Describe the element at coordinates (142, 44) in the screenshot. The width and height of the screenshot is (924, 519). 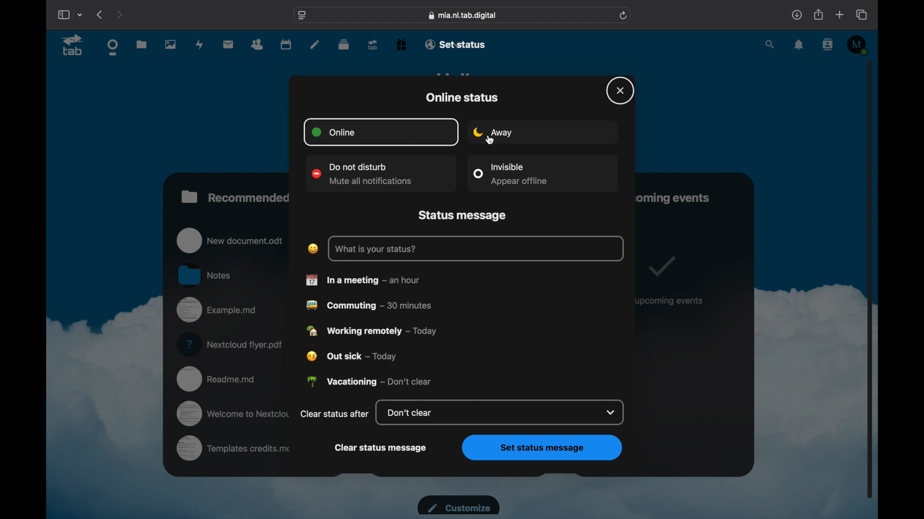
I see `files` at that location.